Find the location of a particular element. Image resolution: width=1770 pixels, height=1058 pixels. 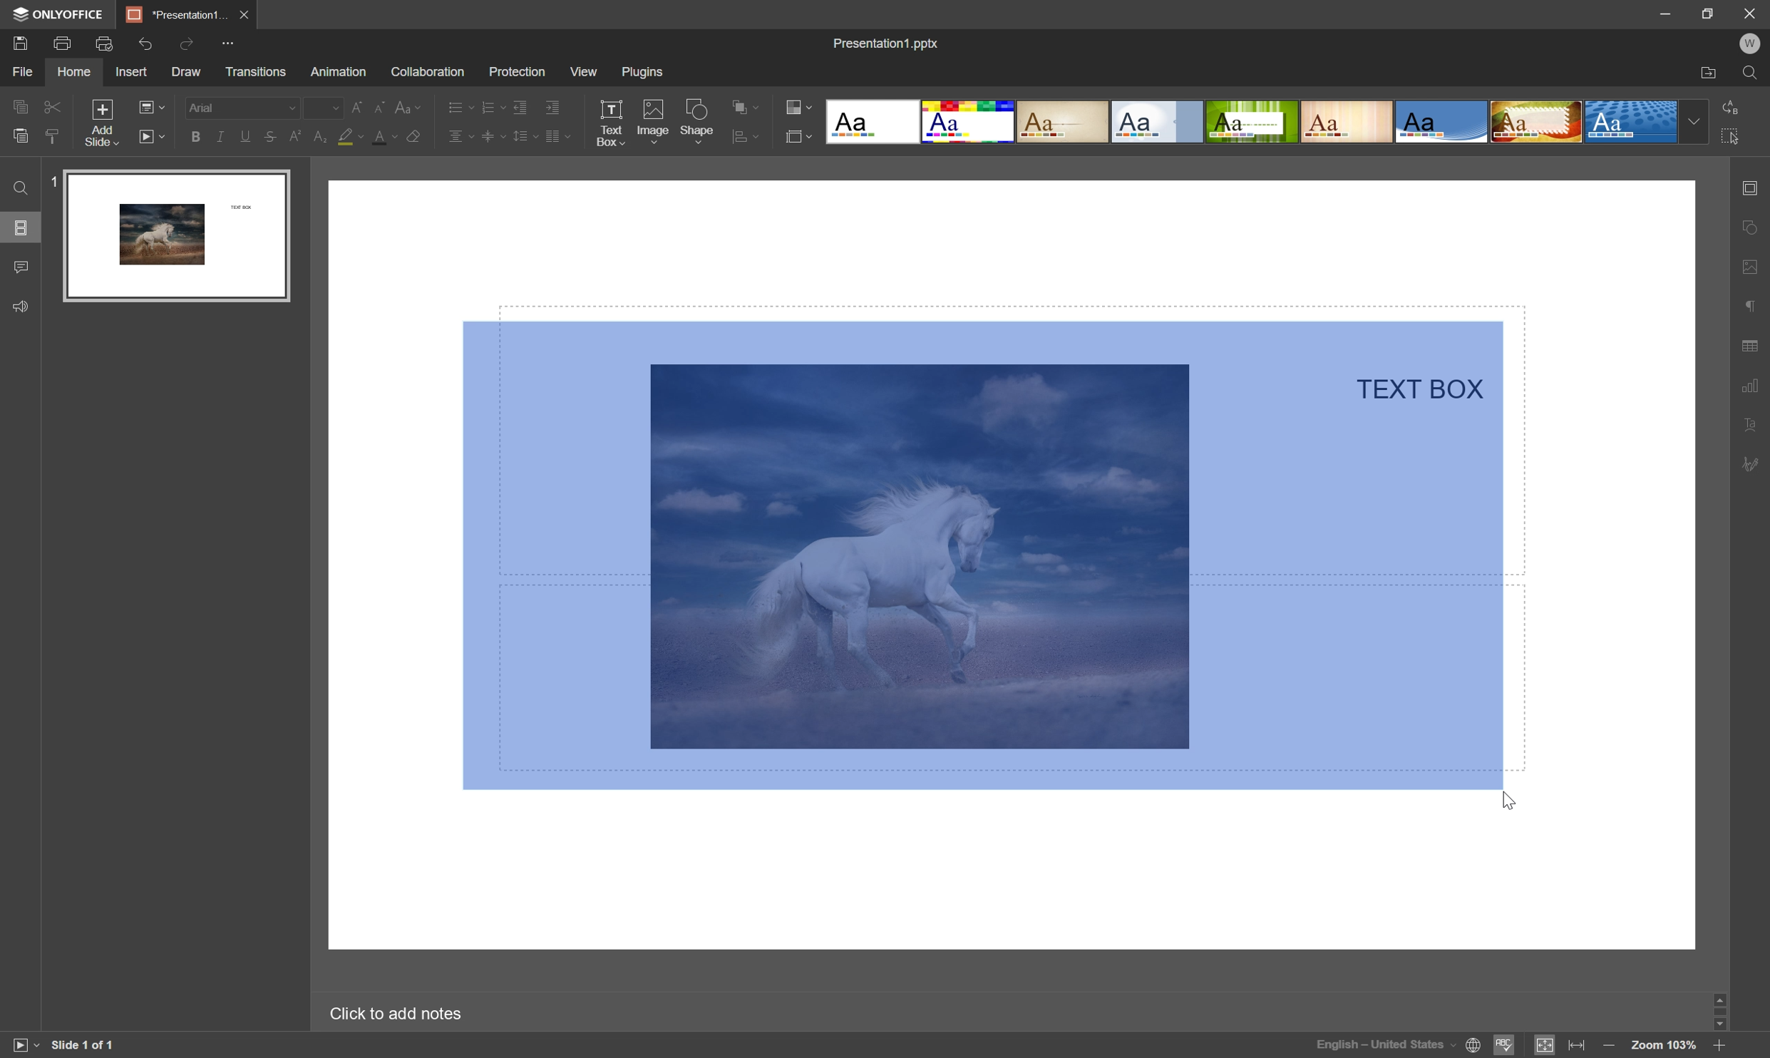

superscript is located at coordinates (298, 138).